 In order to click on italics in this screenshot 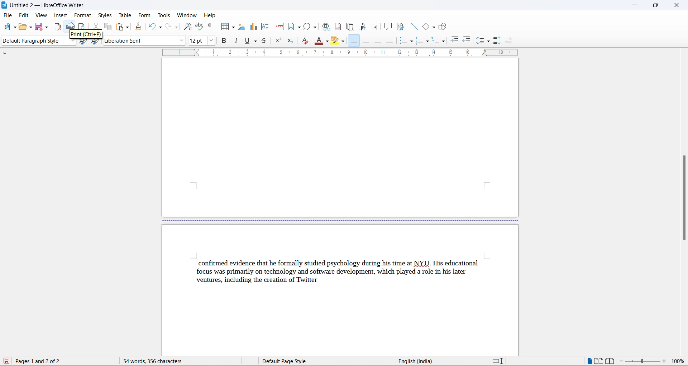, I will do `click(236, 40)`.